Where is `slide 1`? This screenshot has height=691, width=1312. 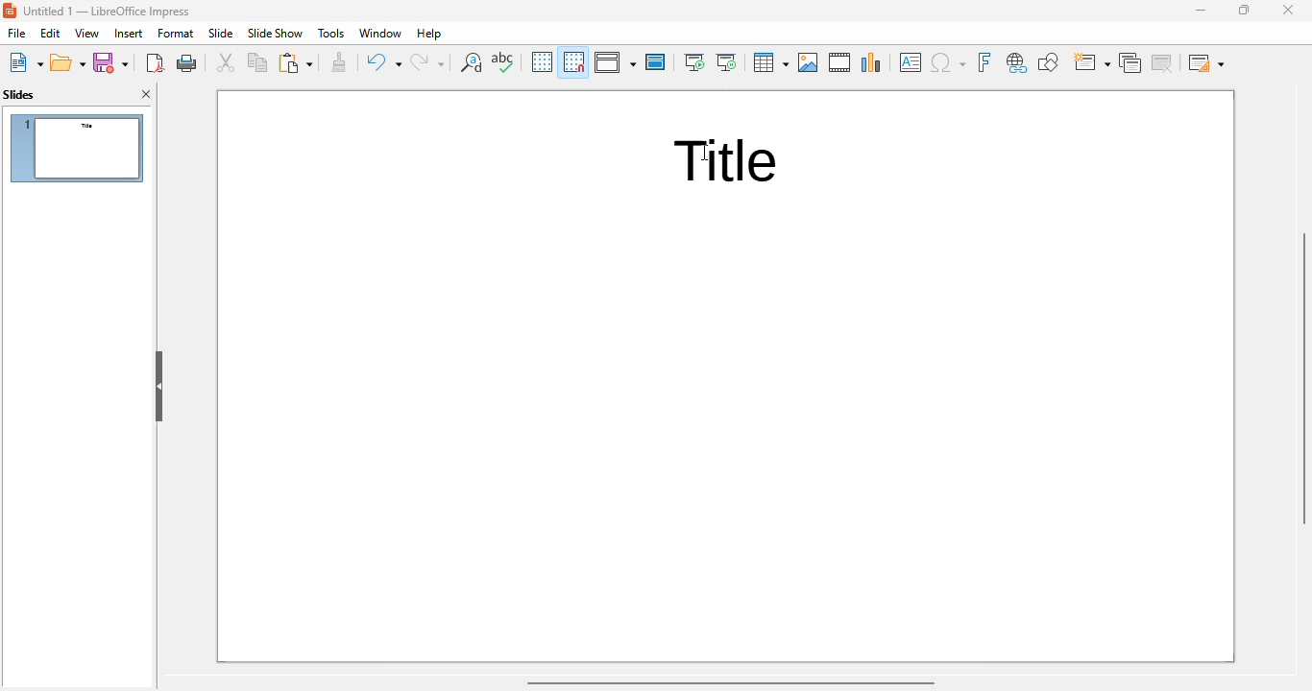
slide 1 is located at coordinates (77, 149).